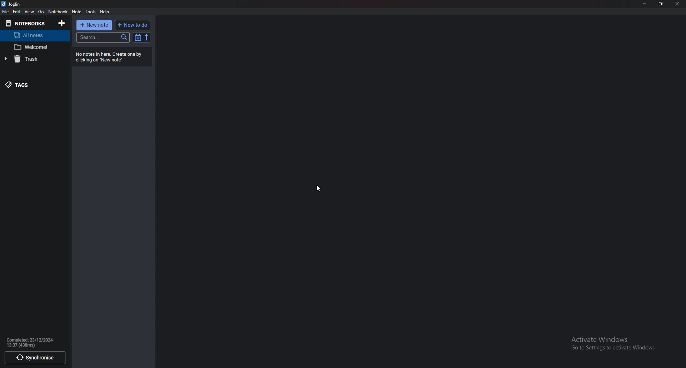 The height and width of the screenshot is (368, 686). I want to click on Resize, so click(662, 4).